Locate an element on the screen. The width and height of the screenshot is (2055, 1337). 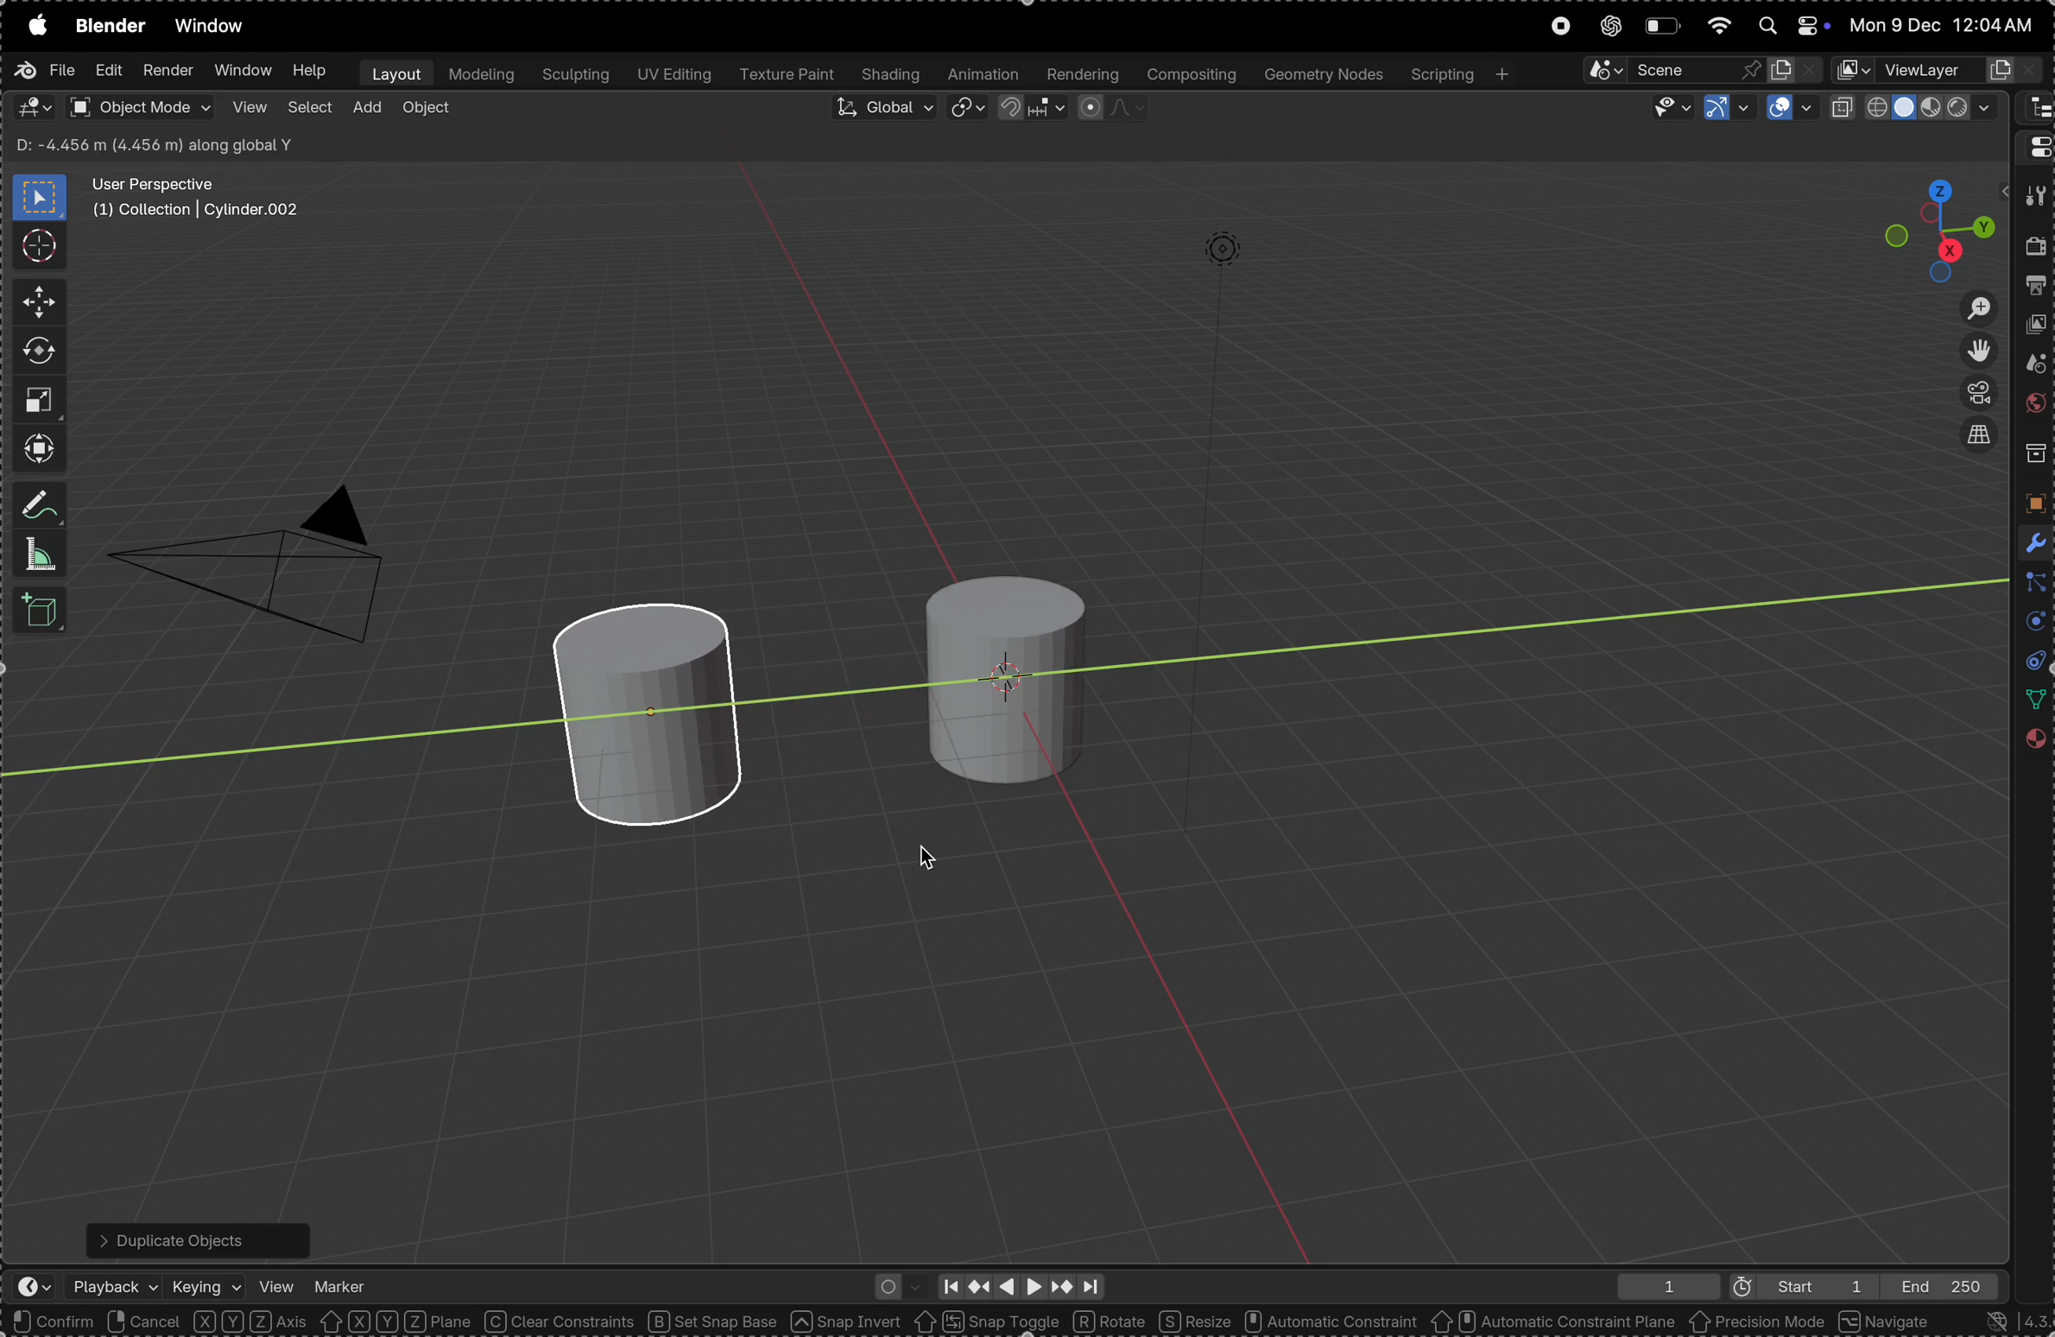
automatic constraint pane is located at coordinates (1552, 1322).